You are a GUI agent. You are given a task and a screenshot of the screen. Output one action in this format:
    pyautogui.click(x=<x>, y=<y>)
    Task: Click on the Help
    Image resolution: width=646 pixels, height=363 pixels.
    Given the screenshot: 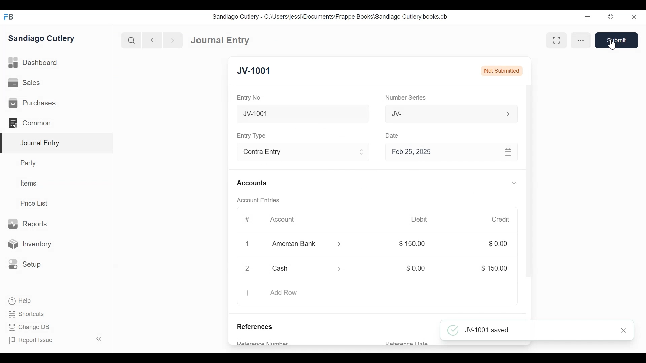 What is the action you would take?
    pyautogui.click(x=19, y=300)
    